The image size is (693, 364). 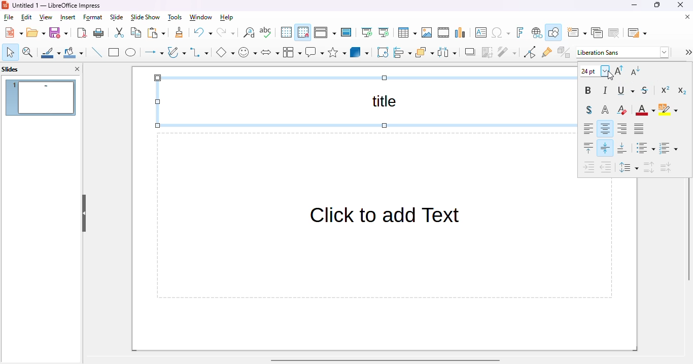 What do you see at coordinates (521, 32) in the screenshot?
I see `insert fontwork text` at bounding box center [521, 32].